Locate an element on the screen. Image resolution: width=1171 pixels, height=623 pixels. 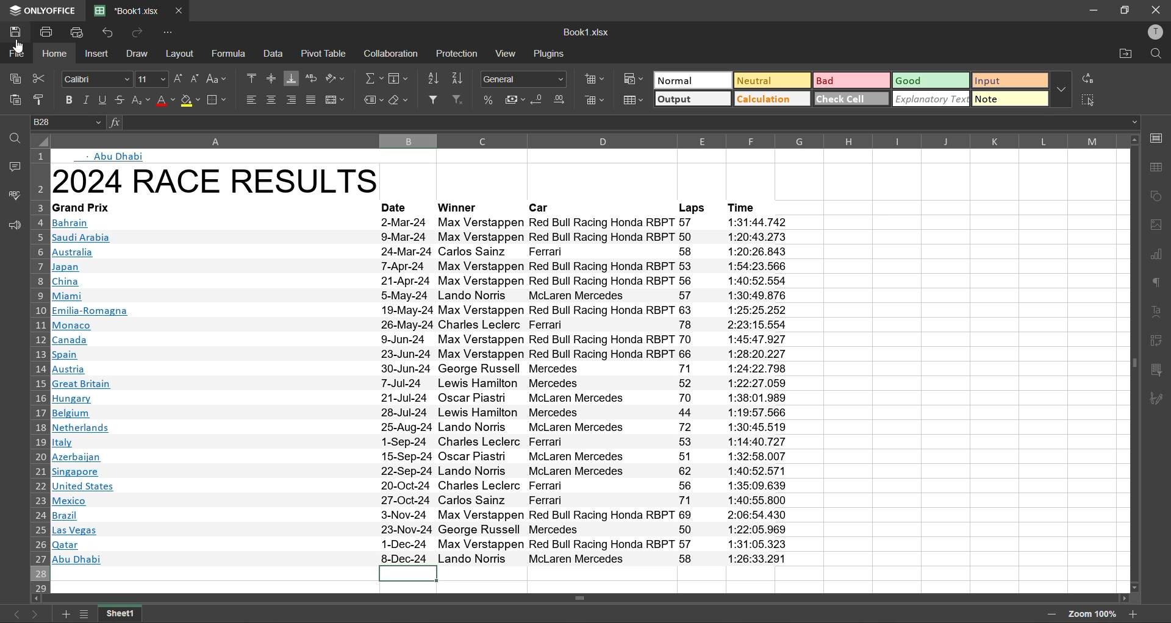
12024 RACE RESULTS is located at coordinates (257, 179).